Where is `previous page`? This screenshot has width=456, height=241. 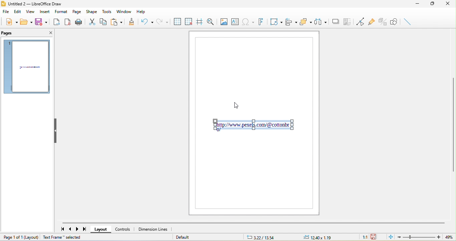 previous page is located at coordinates (71, 230).